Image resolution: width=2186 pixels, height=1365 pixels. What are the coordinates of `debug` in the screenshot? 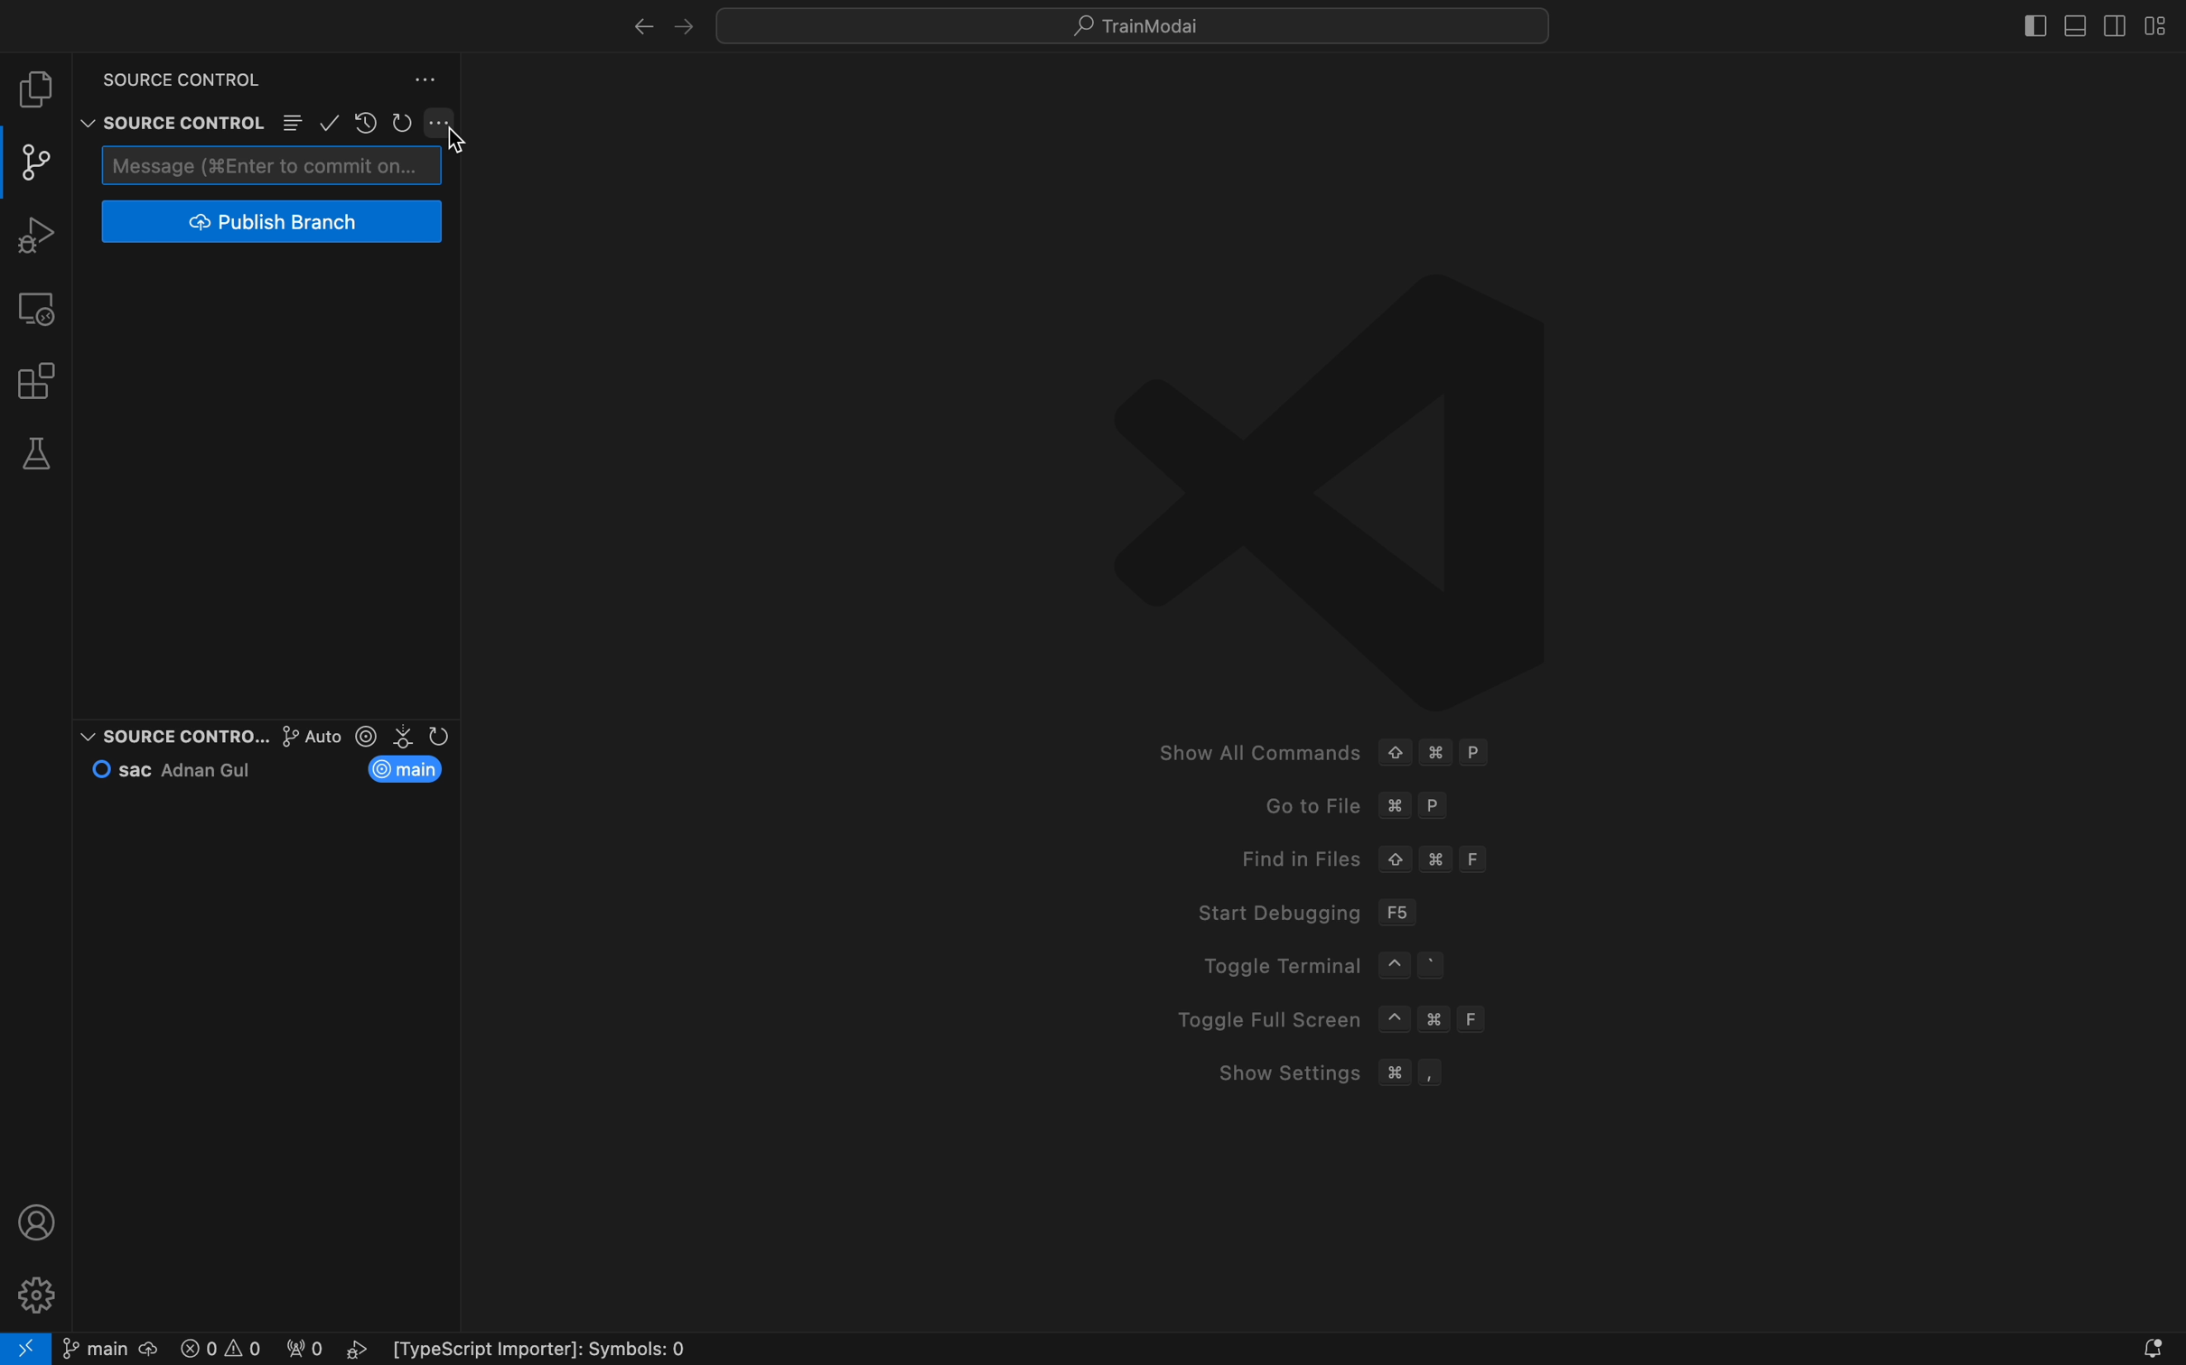 It's located at (42, 235).